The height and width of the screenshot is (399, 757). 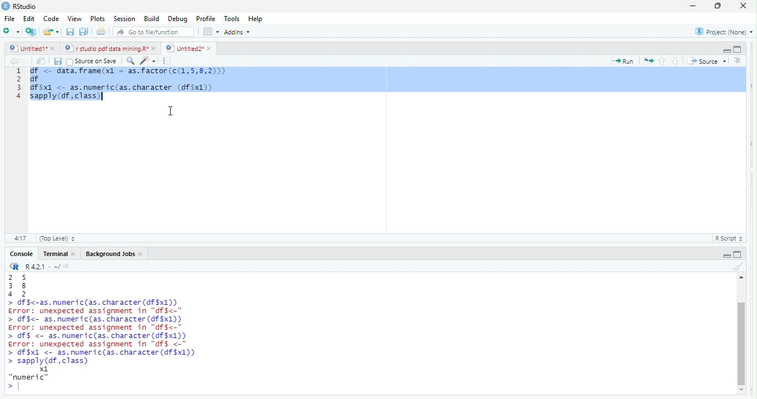 I want to click on r studio logo, so click(x=5, y=6).